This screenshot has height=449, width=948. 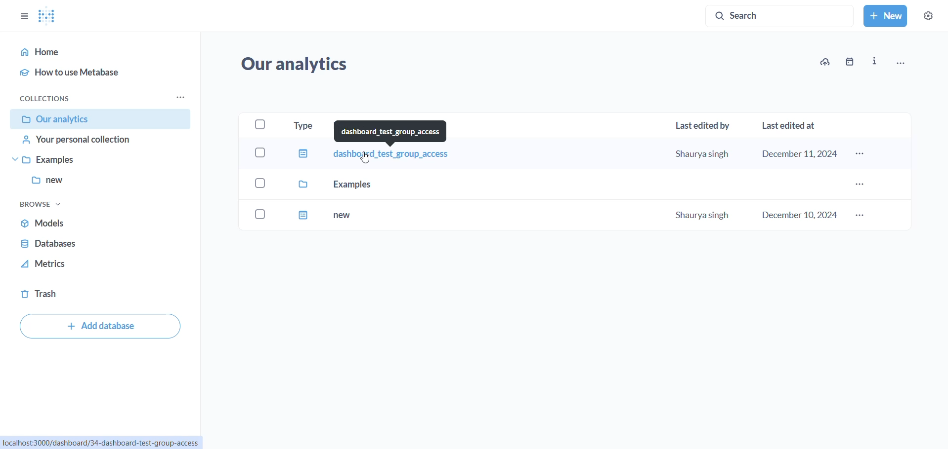 What do you see at coordinates (57, 99) in the screenshot?
I see `collection` at bounding box center [57, 99].